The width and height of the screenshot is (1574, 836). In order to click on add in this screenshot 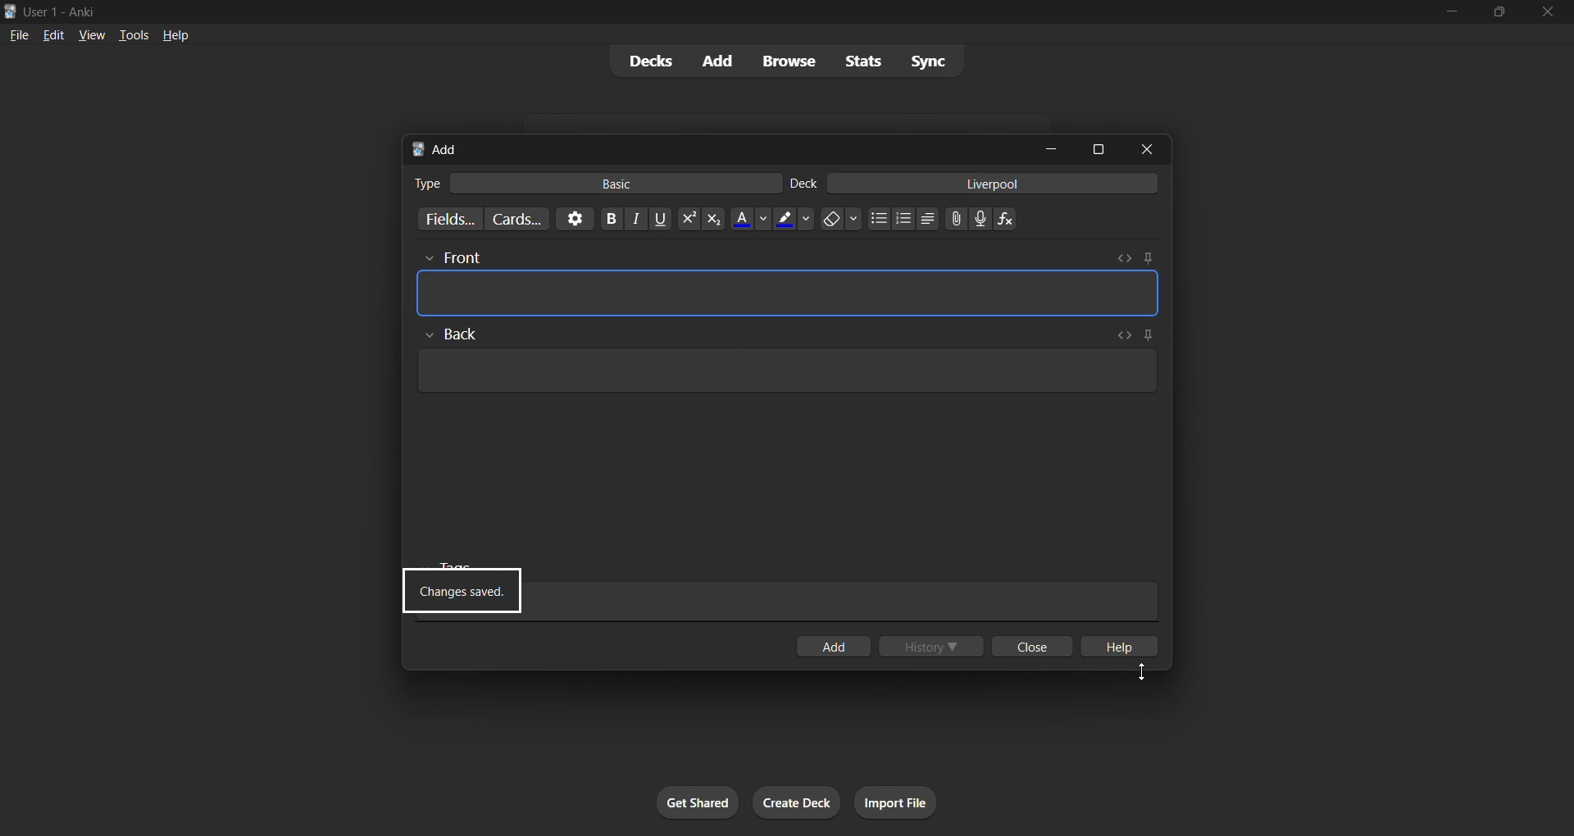, I will do `click(713, 58)`.